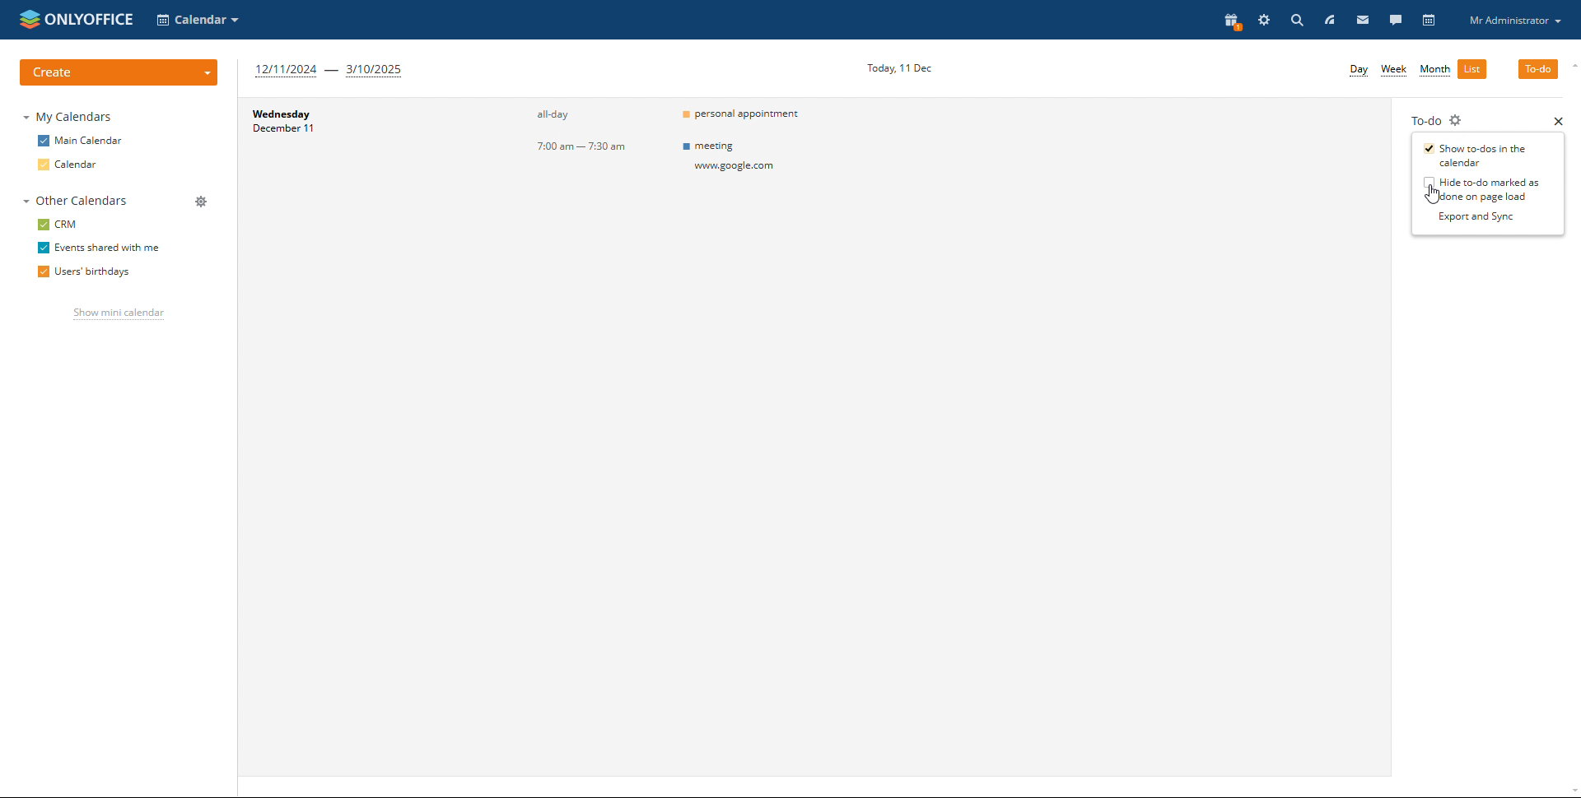 The height and width of the screenshot is (798, 1581). I want to click on calendar, so click(1428, 21).